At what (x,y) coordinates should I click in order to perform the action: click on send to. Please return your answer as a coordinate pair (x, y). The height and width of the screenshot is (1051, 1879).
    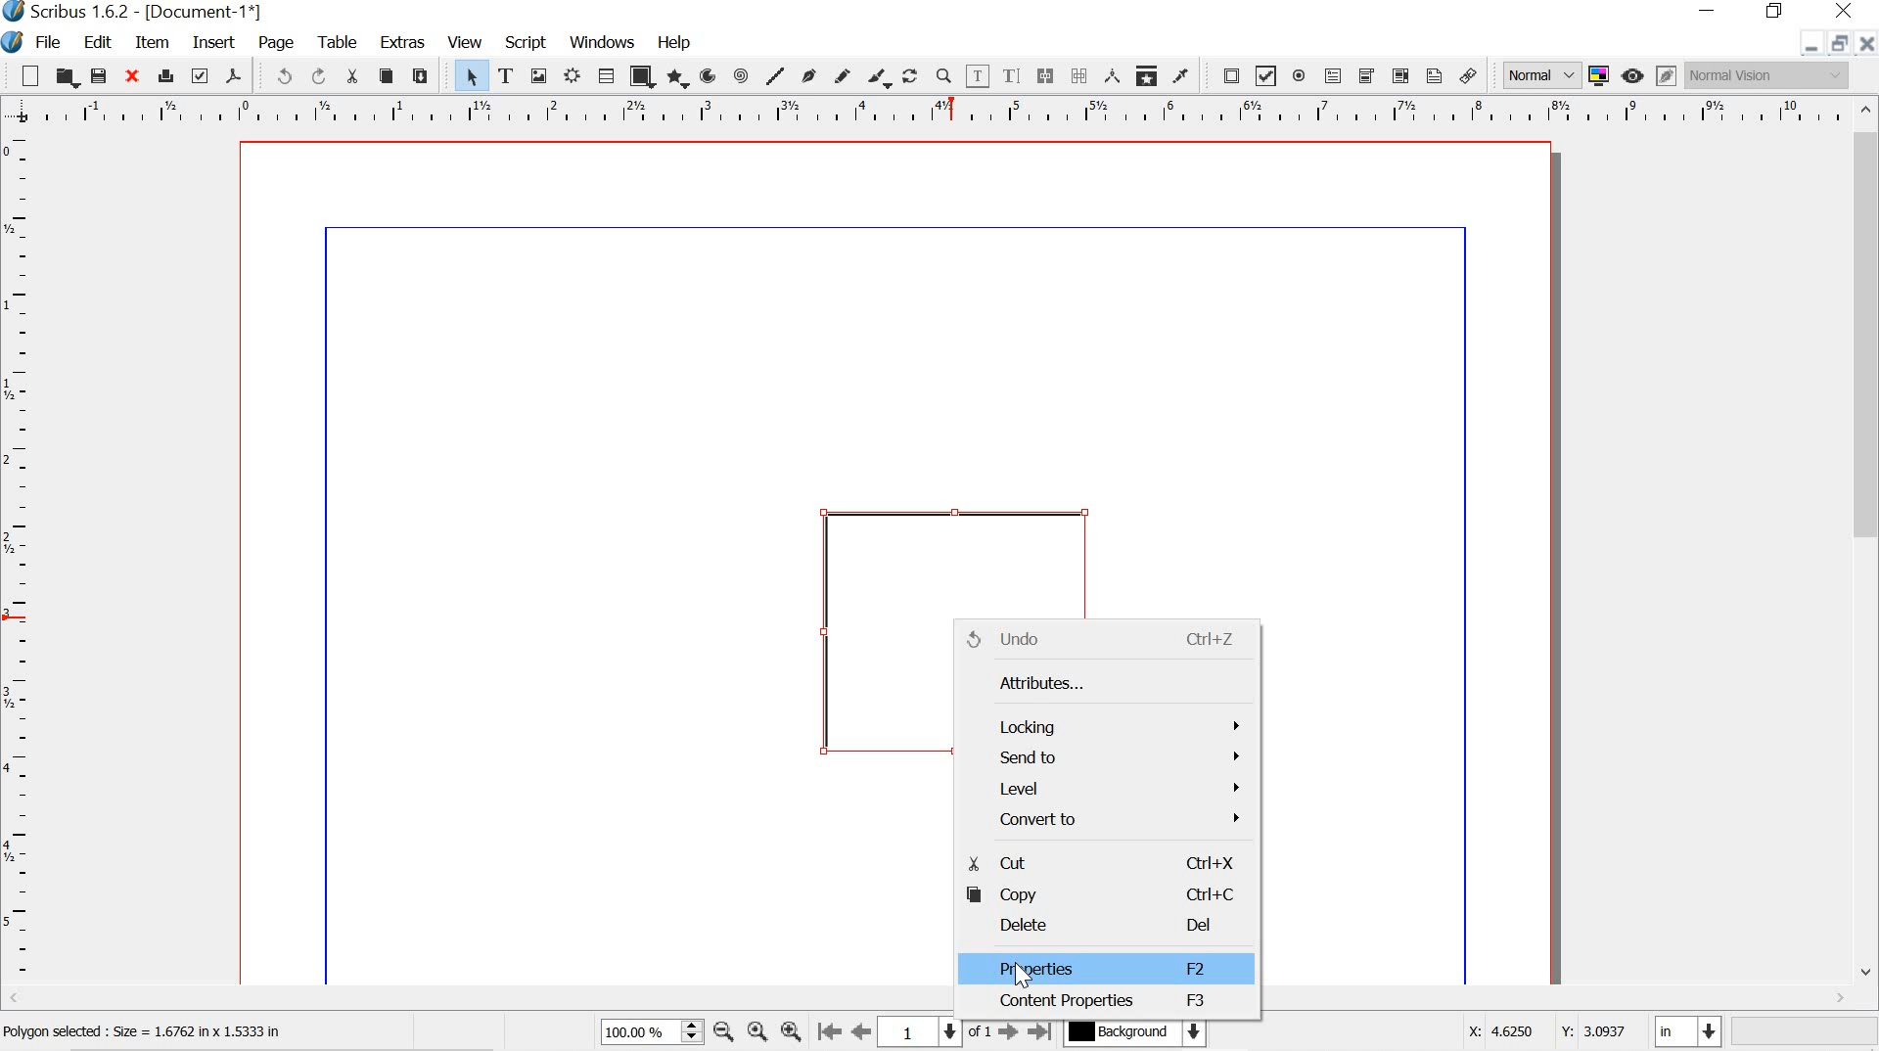
    Looking at the image, I should click on (1105, 757).